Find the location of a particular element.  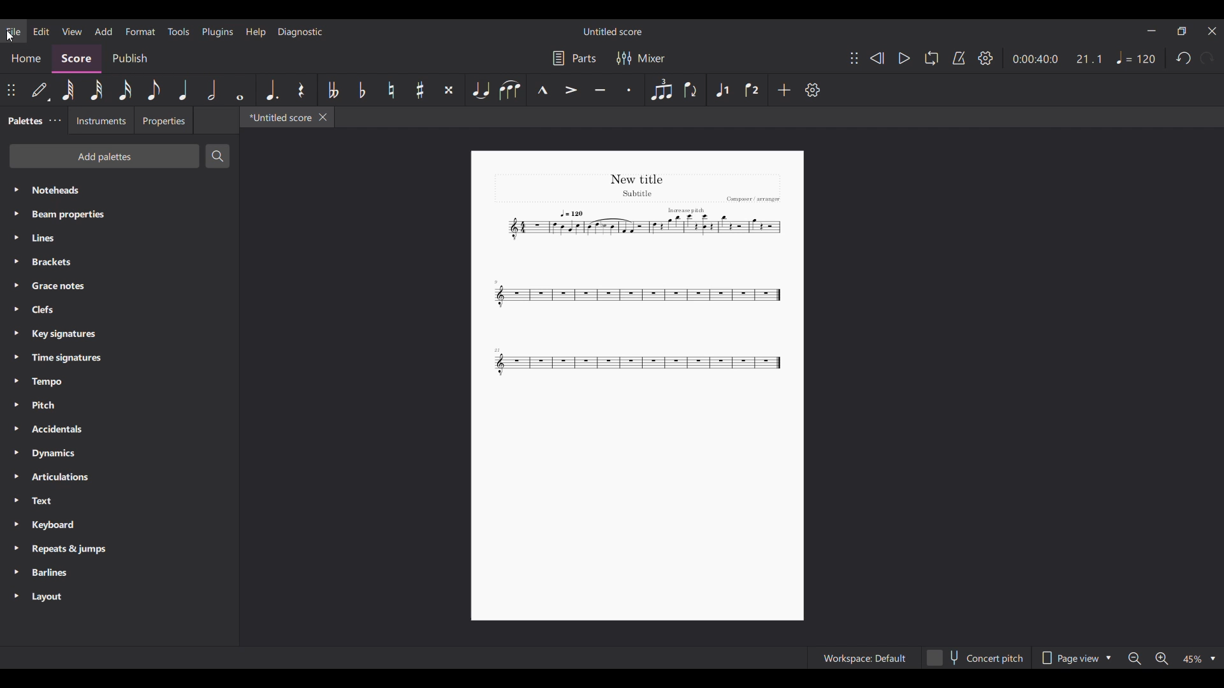

Score, current section is located at coordinates (77, 59).